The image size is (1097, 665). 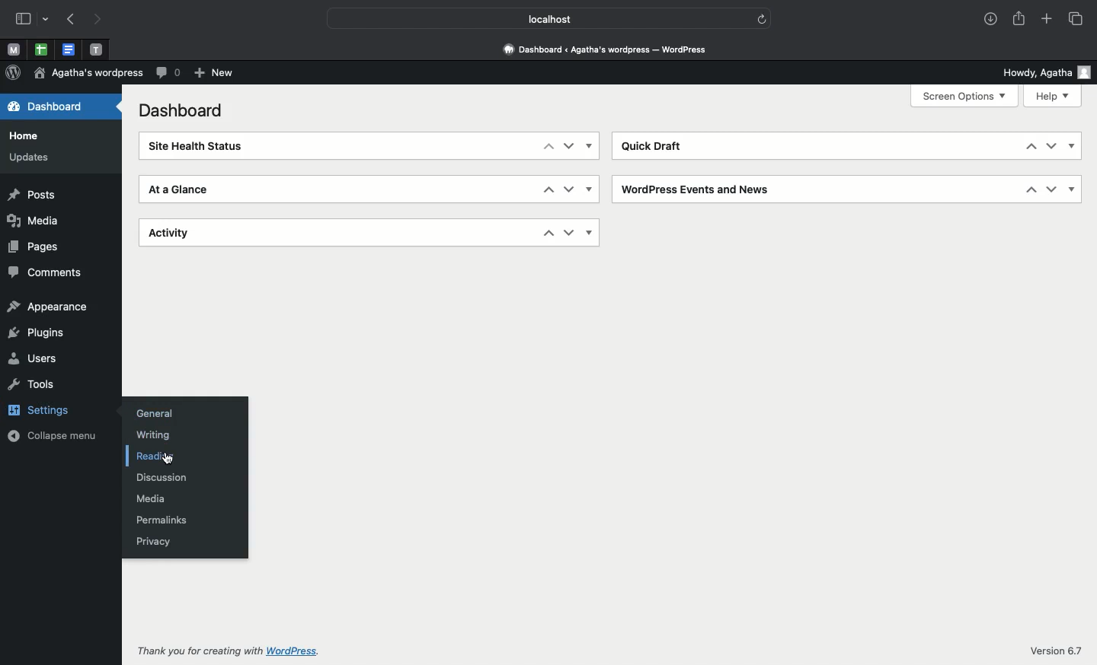 What do you see at coordinates (1059, 651) in the screenshot?
I see `Version 6.7` at bounding box center [1059, 651].